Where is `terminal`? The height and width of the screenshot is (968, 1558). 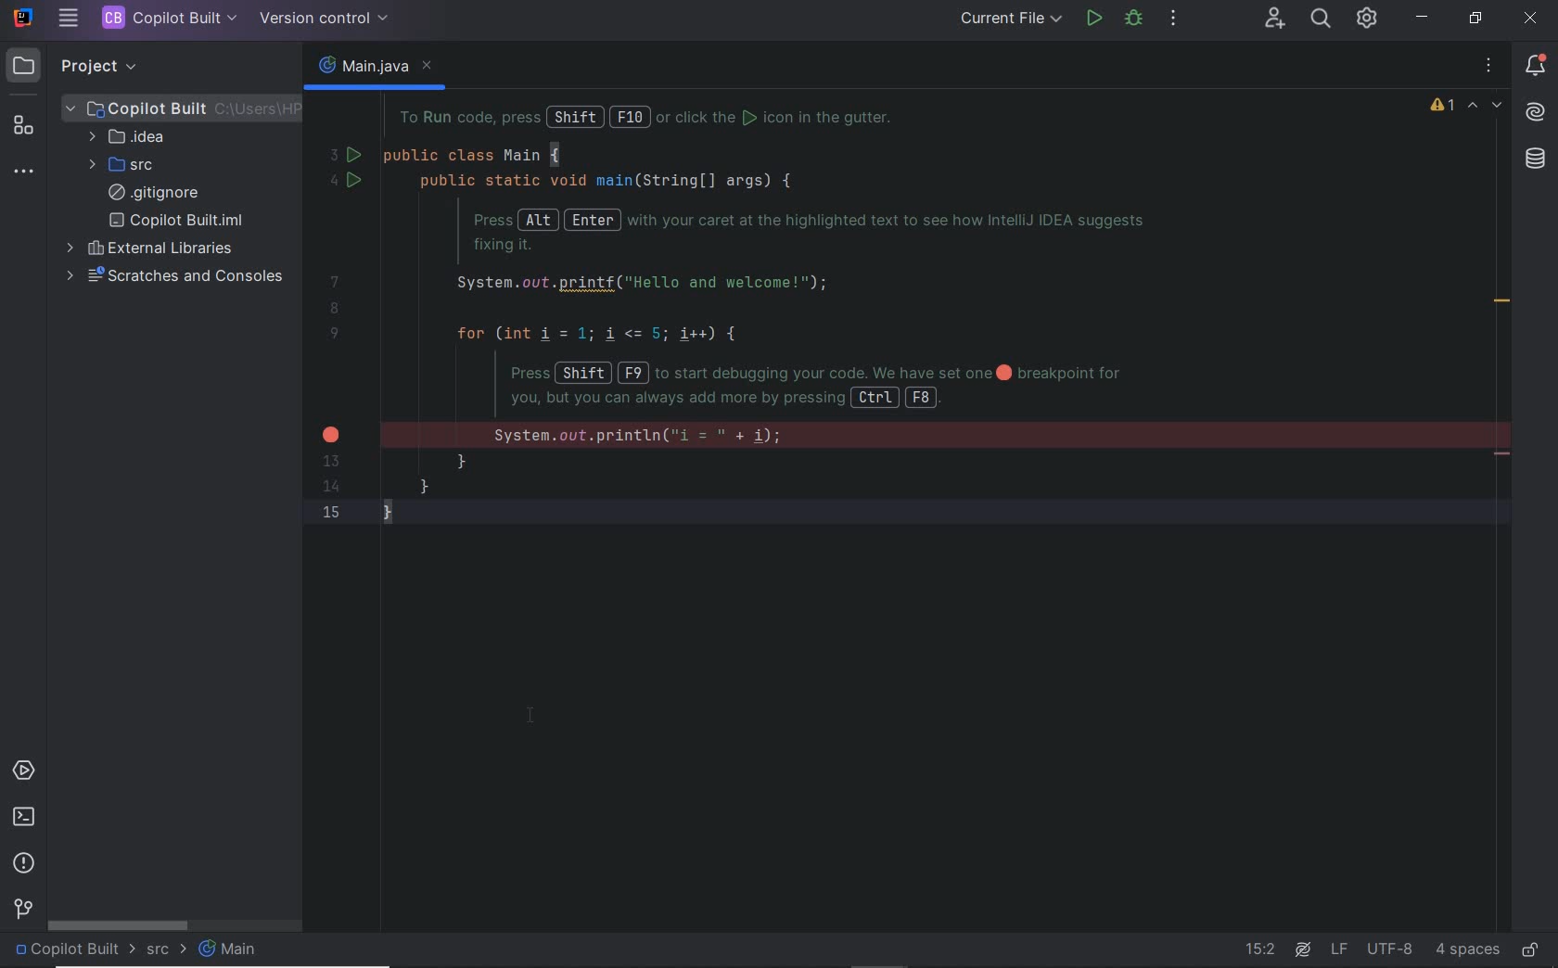
terminal is located at coordinates (23, 816).